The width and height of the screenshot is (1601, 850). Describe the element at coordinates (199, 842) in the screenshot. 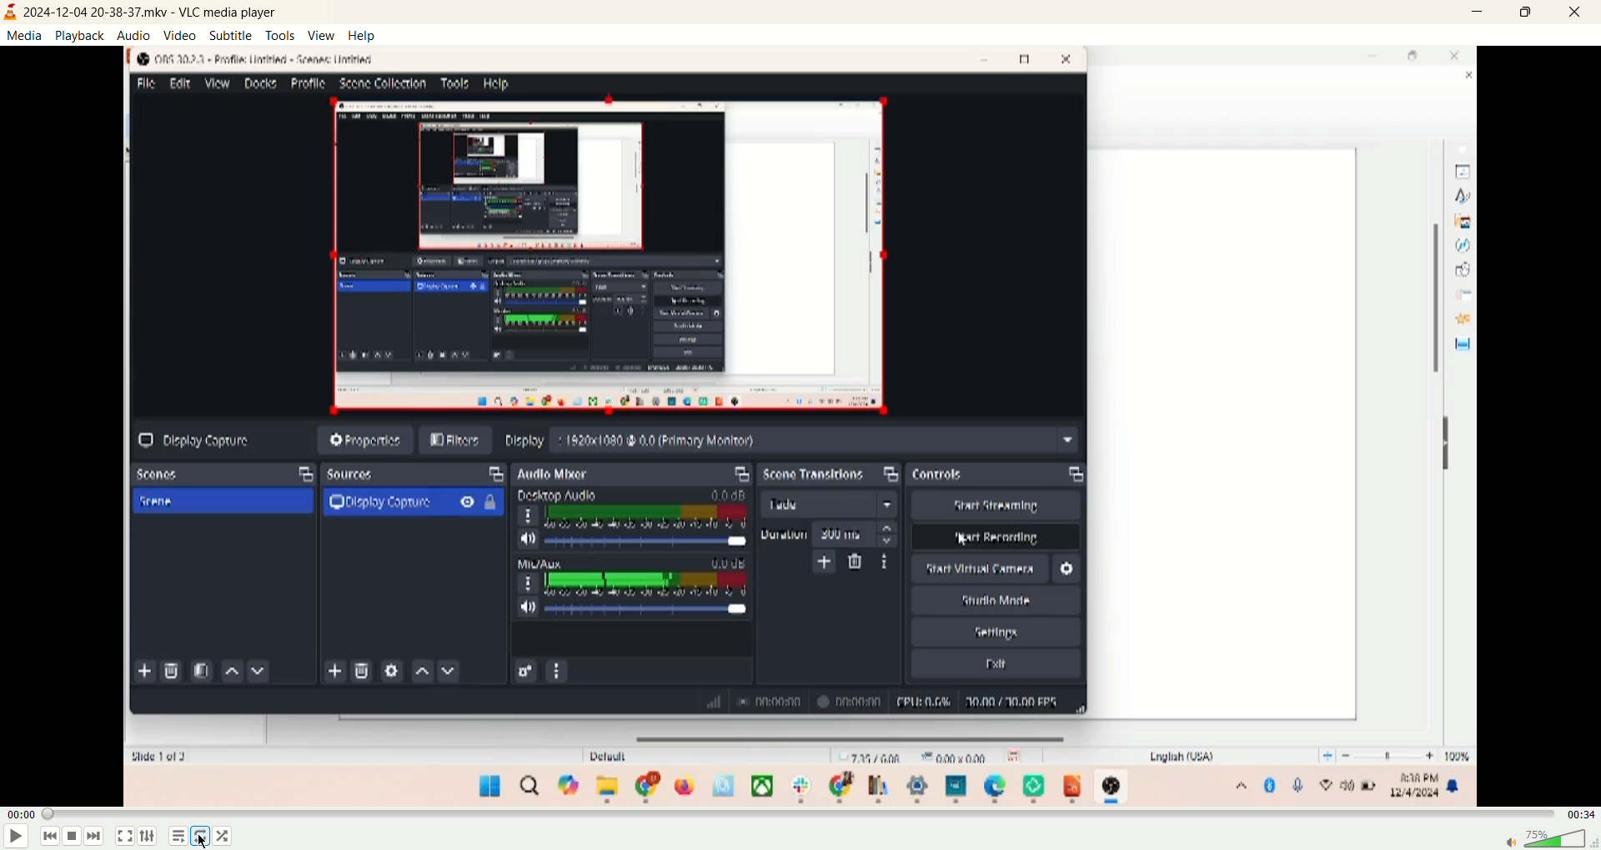

I see `cursor` at that location.